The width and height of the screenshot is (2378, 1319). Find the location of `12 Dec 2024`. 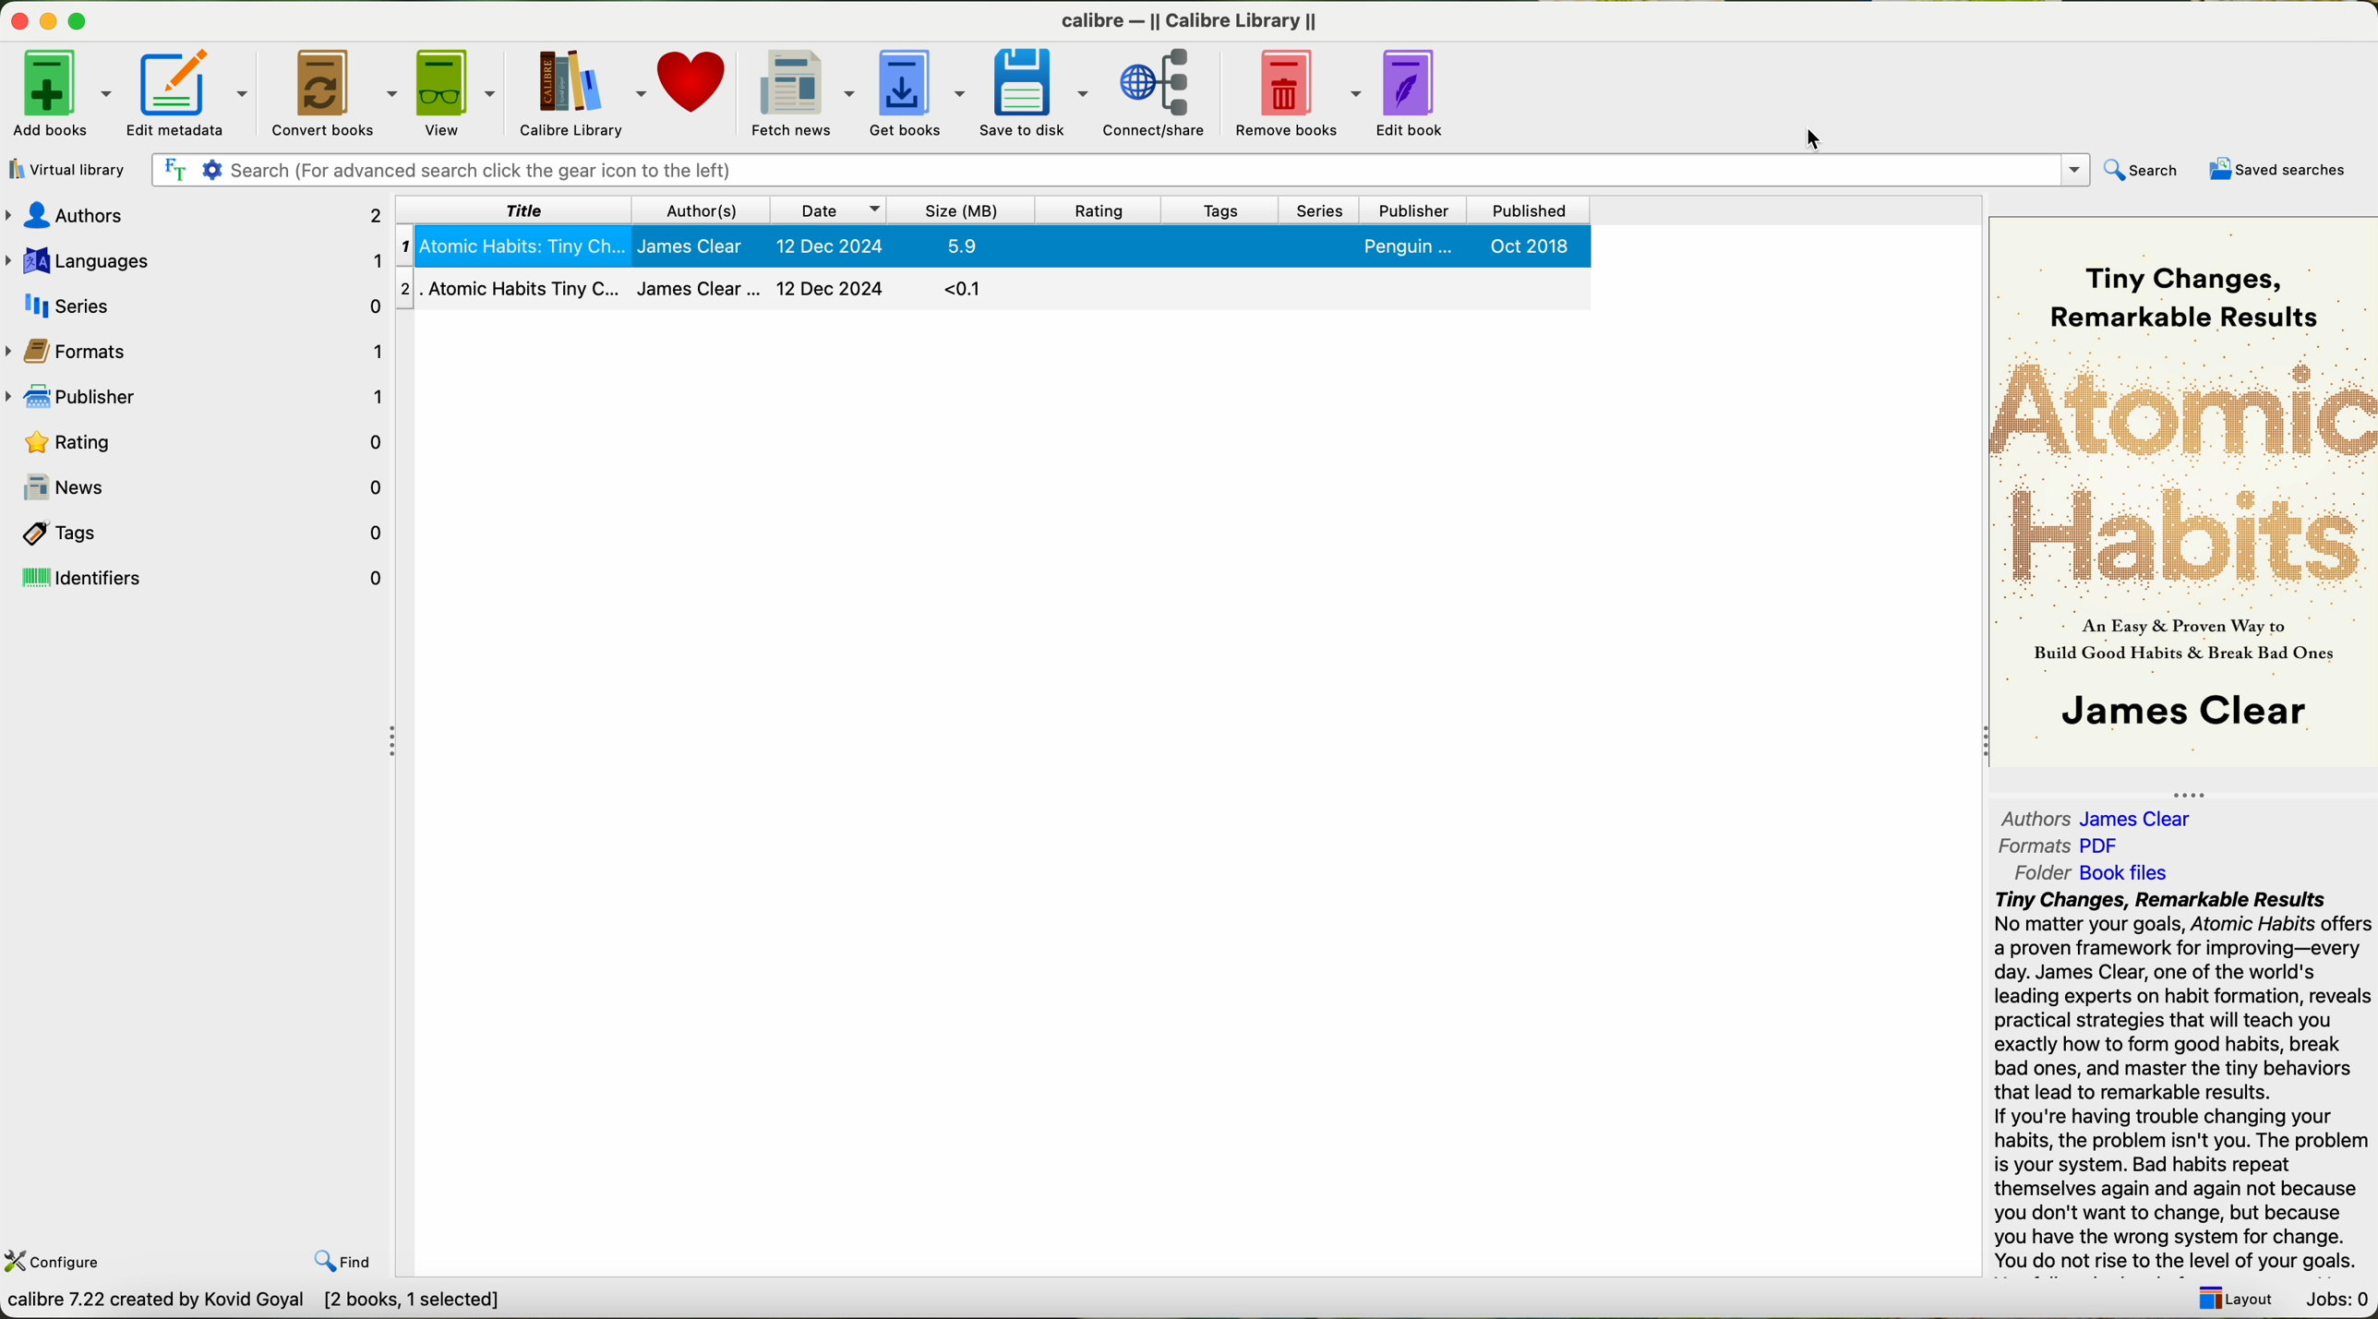

12 Dec 2024 is located at coordinates (825, 246).